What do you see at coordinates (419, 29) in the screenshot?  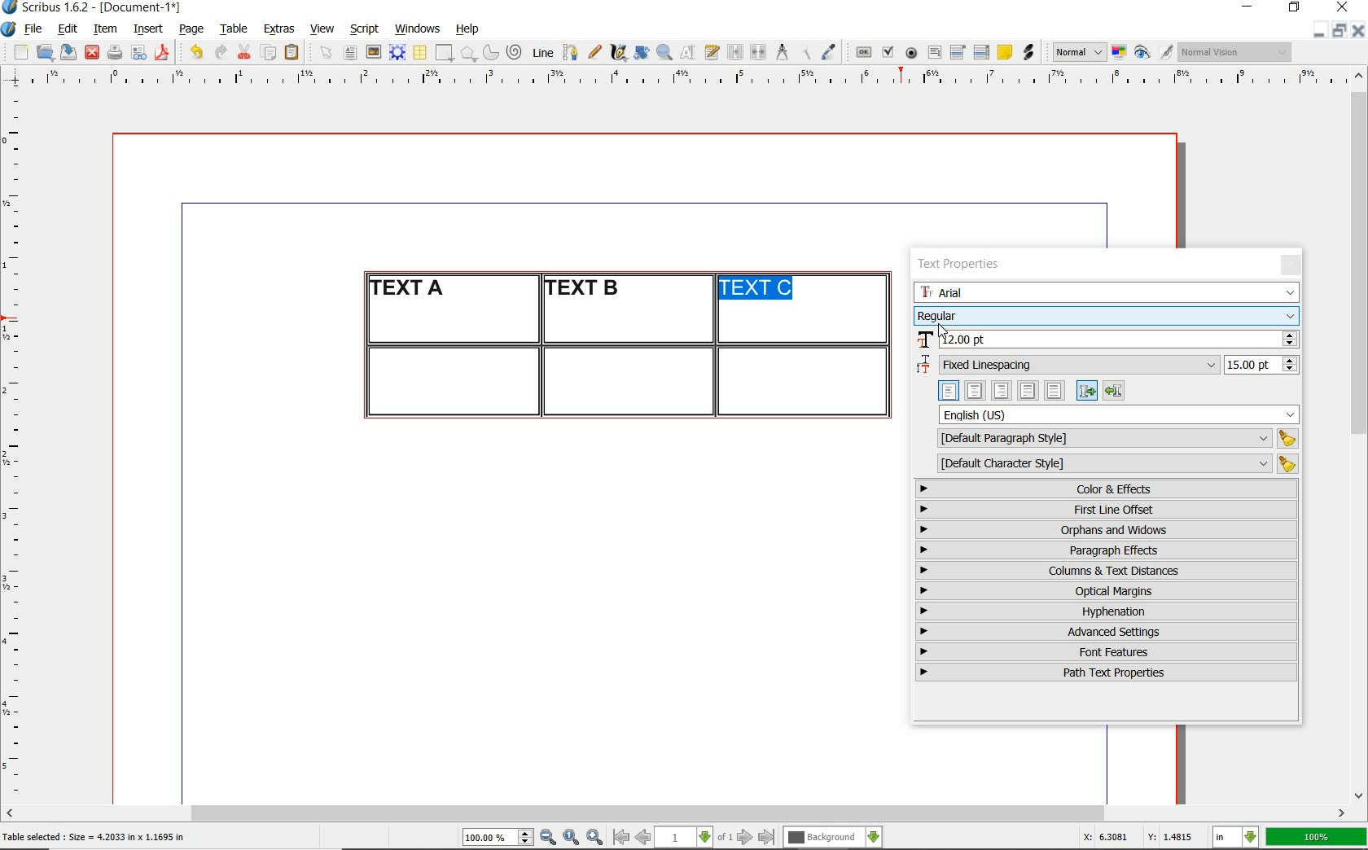 I see `windows` at bounding box center [419, 29].